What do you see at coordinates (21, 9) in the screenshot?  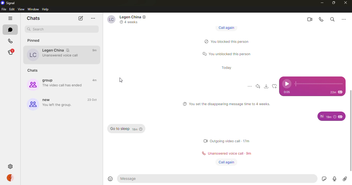 I see `view` at bounding box center [21, 9].